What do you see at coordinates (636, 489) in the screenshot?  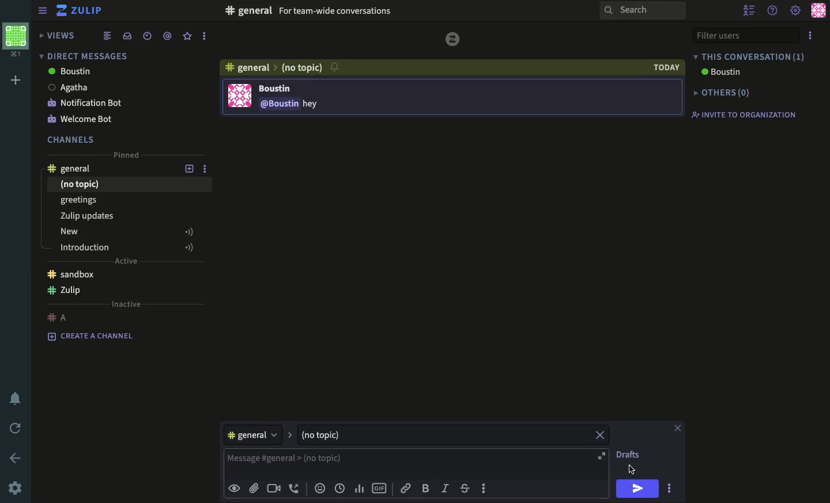 I see `send` at bounding box center [636, 489].